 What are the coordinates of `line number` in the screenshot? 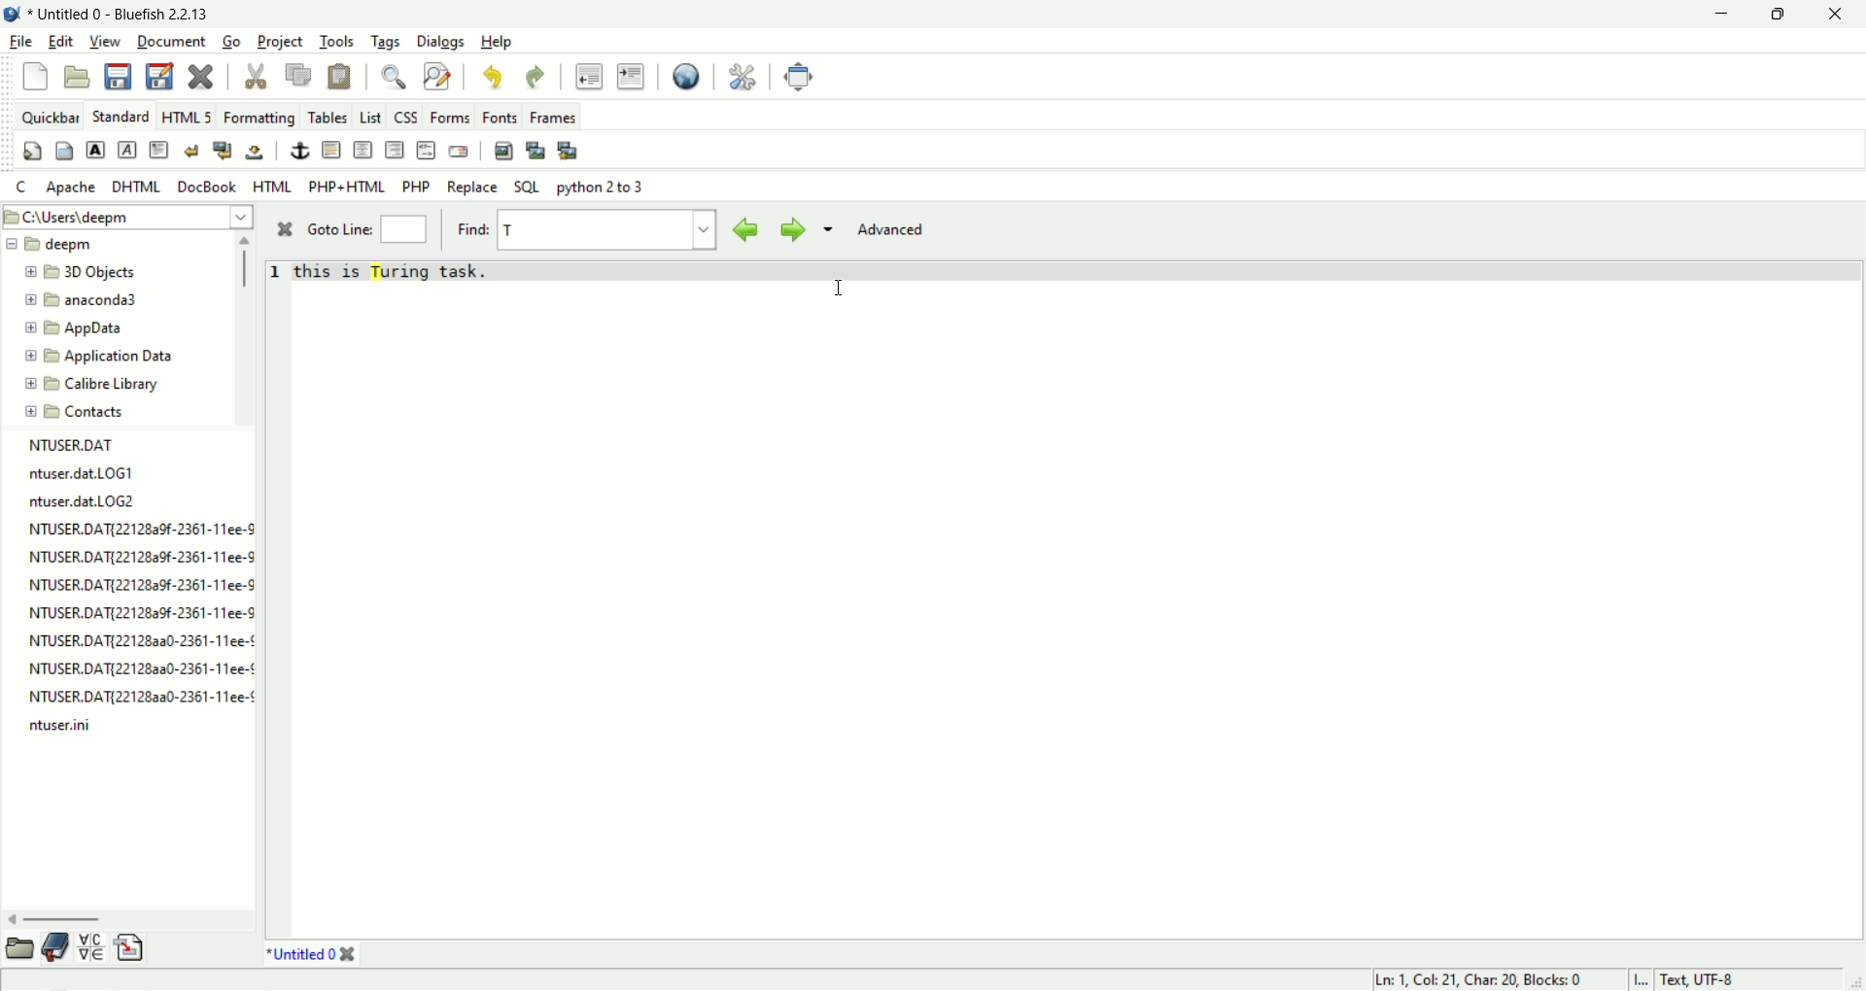 It's located at (278, 598).